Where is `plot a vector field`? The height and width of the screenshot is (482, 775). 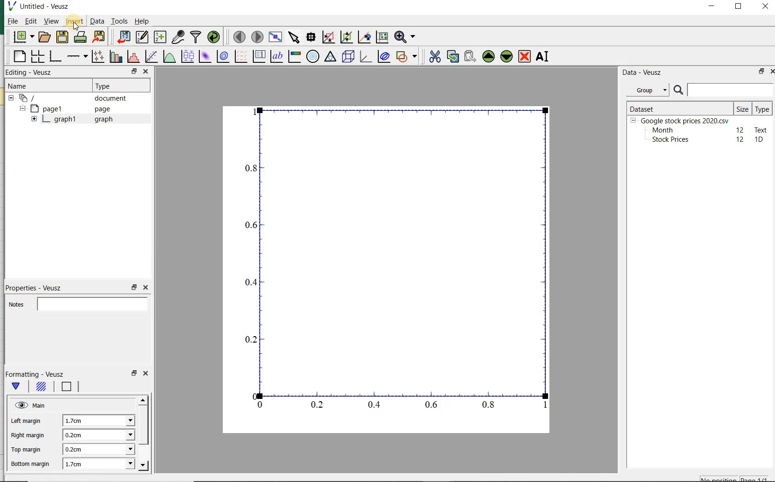 plot a vector field is located at coordinates (239, 57).